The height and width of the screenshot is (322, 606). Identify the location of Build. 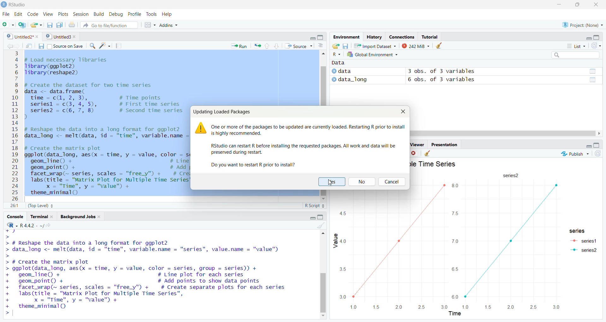
(98, 14).